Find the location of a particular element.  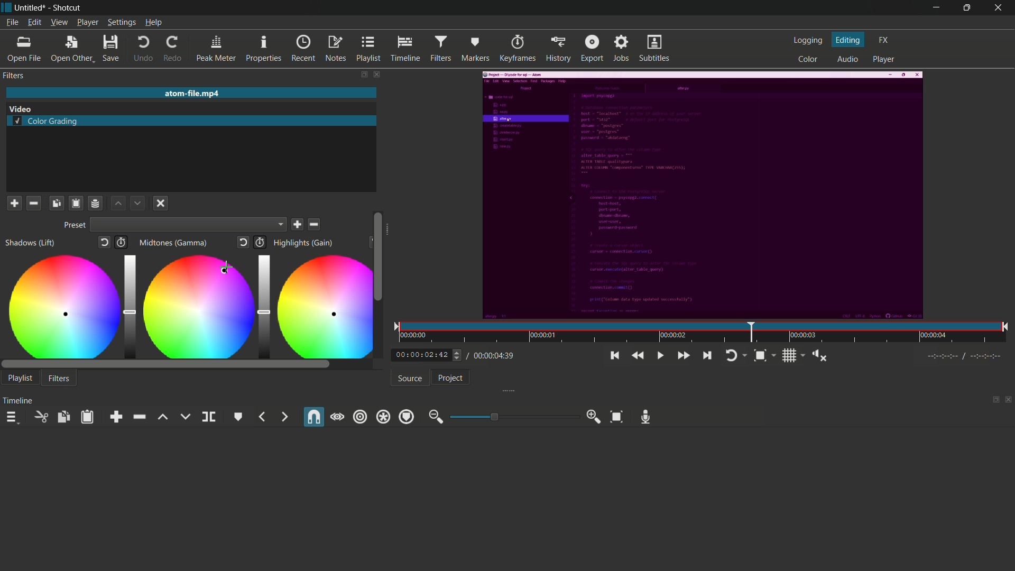

minus is located at coordinates (33, 202).